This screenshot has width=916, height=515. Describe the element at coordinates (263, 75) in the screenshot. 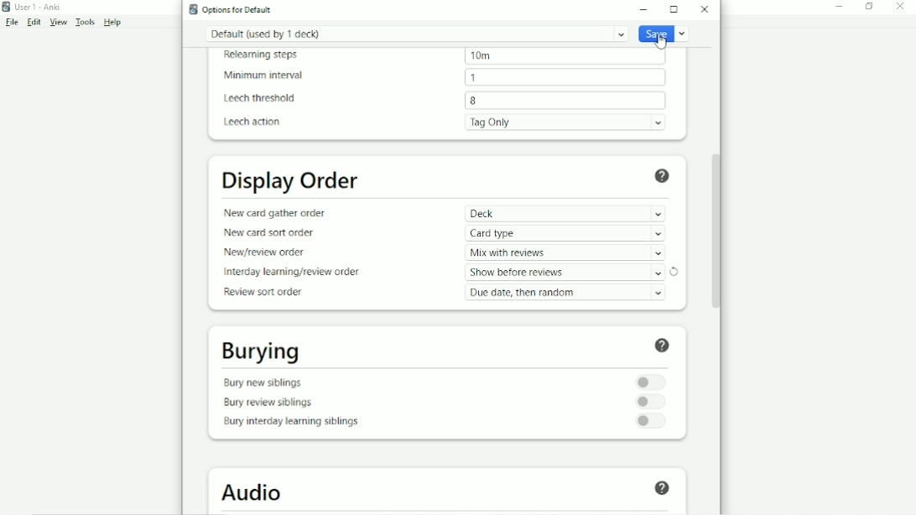

I see `Minimum interval` at that location.